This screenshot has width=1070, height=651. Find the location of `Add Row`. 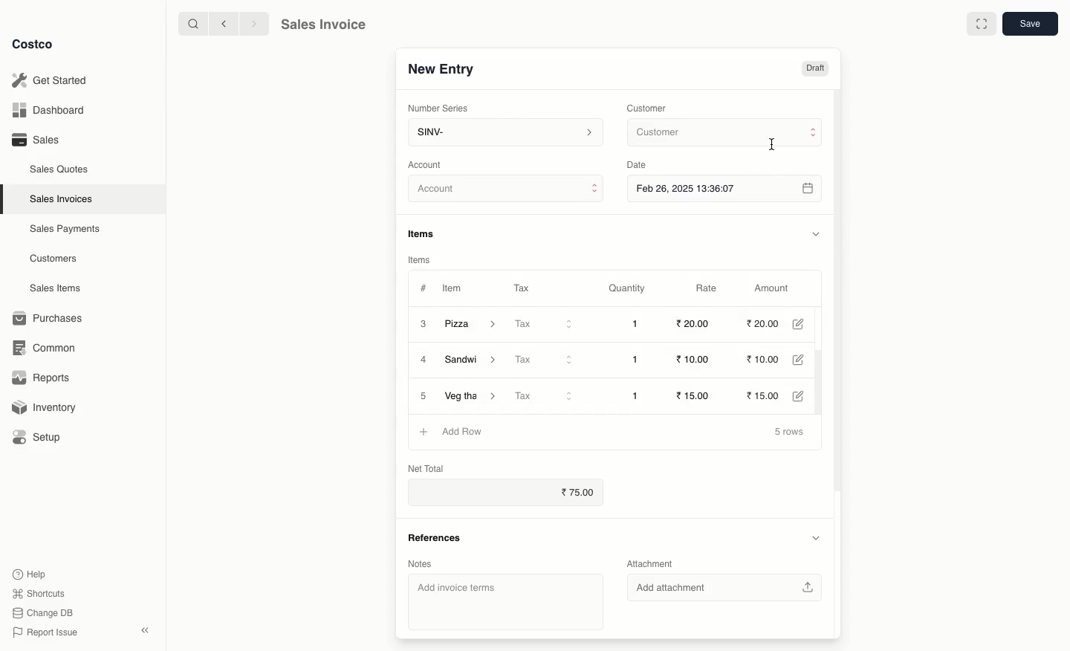

Add Row is located at coordinates (462, 430).